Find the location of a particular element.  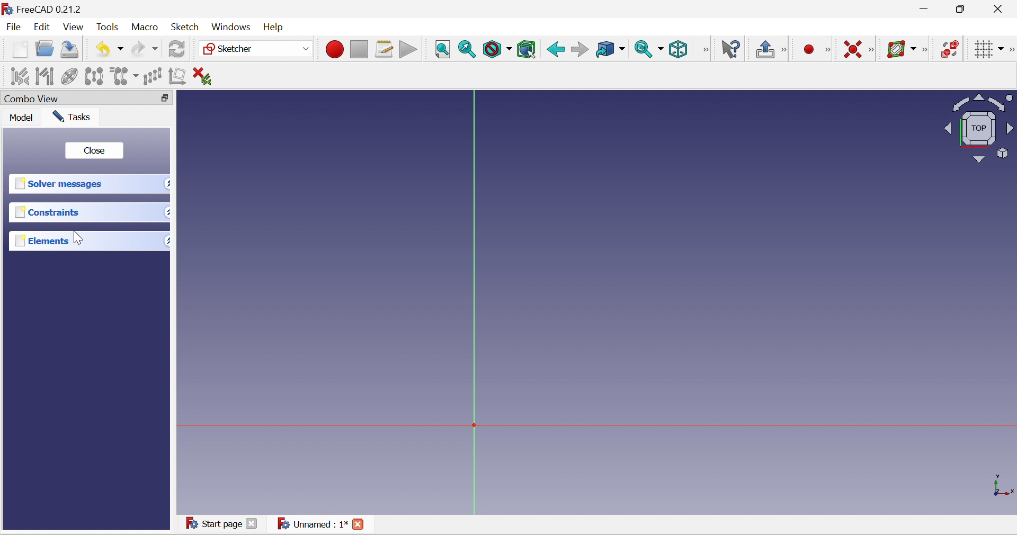

View is located at coordinates (73, 26).